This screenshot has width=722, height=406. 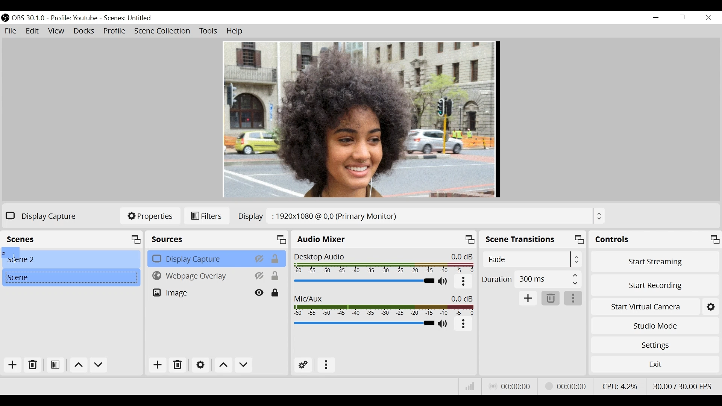 What do you see at coordinates (223, 365) in the screenshot?
I see `Move up` at bounding box center [223, 365].